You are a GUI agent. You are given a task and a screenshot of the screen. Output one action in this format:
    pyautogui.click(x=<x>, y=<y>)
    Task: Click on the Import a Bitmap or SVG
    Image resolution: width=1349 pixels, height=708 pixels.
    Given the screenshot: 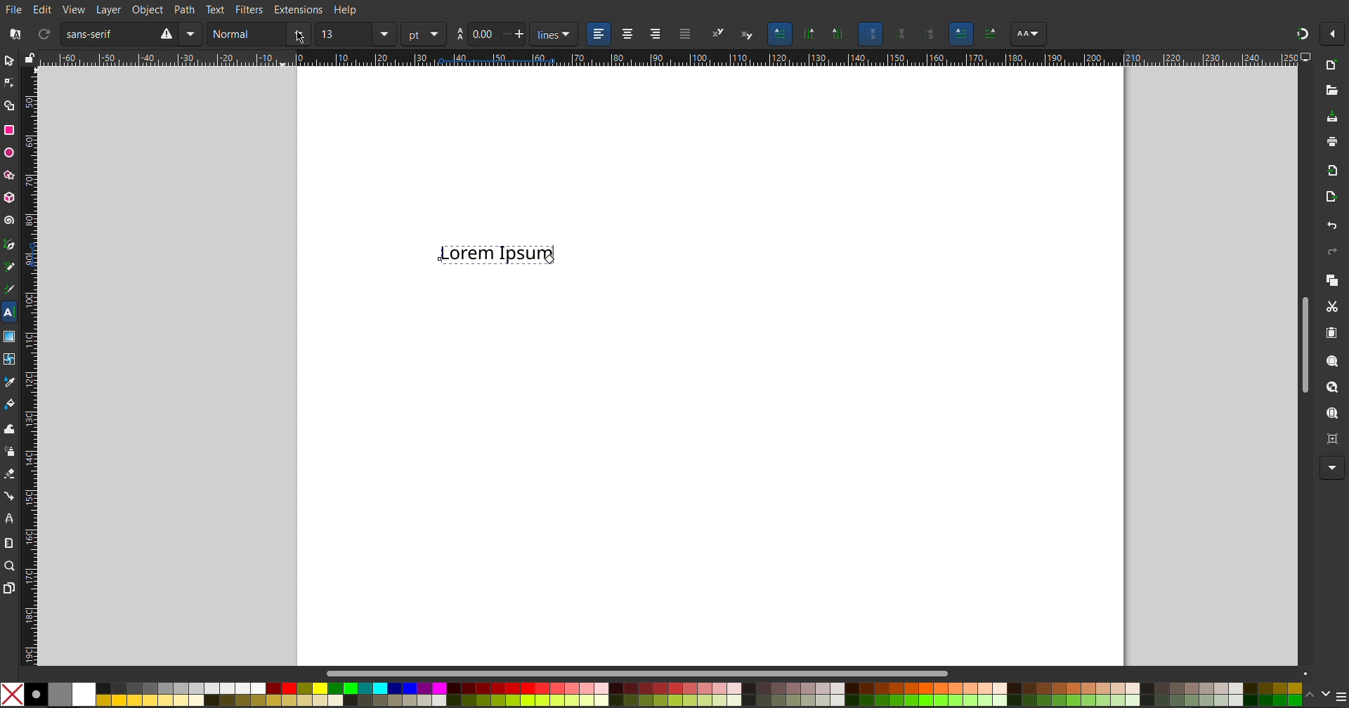 What is the action you would take?
    pyautogui.click(x=1329, y=171)
    